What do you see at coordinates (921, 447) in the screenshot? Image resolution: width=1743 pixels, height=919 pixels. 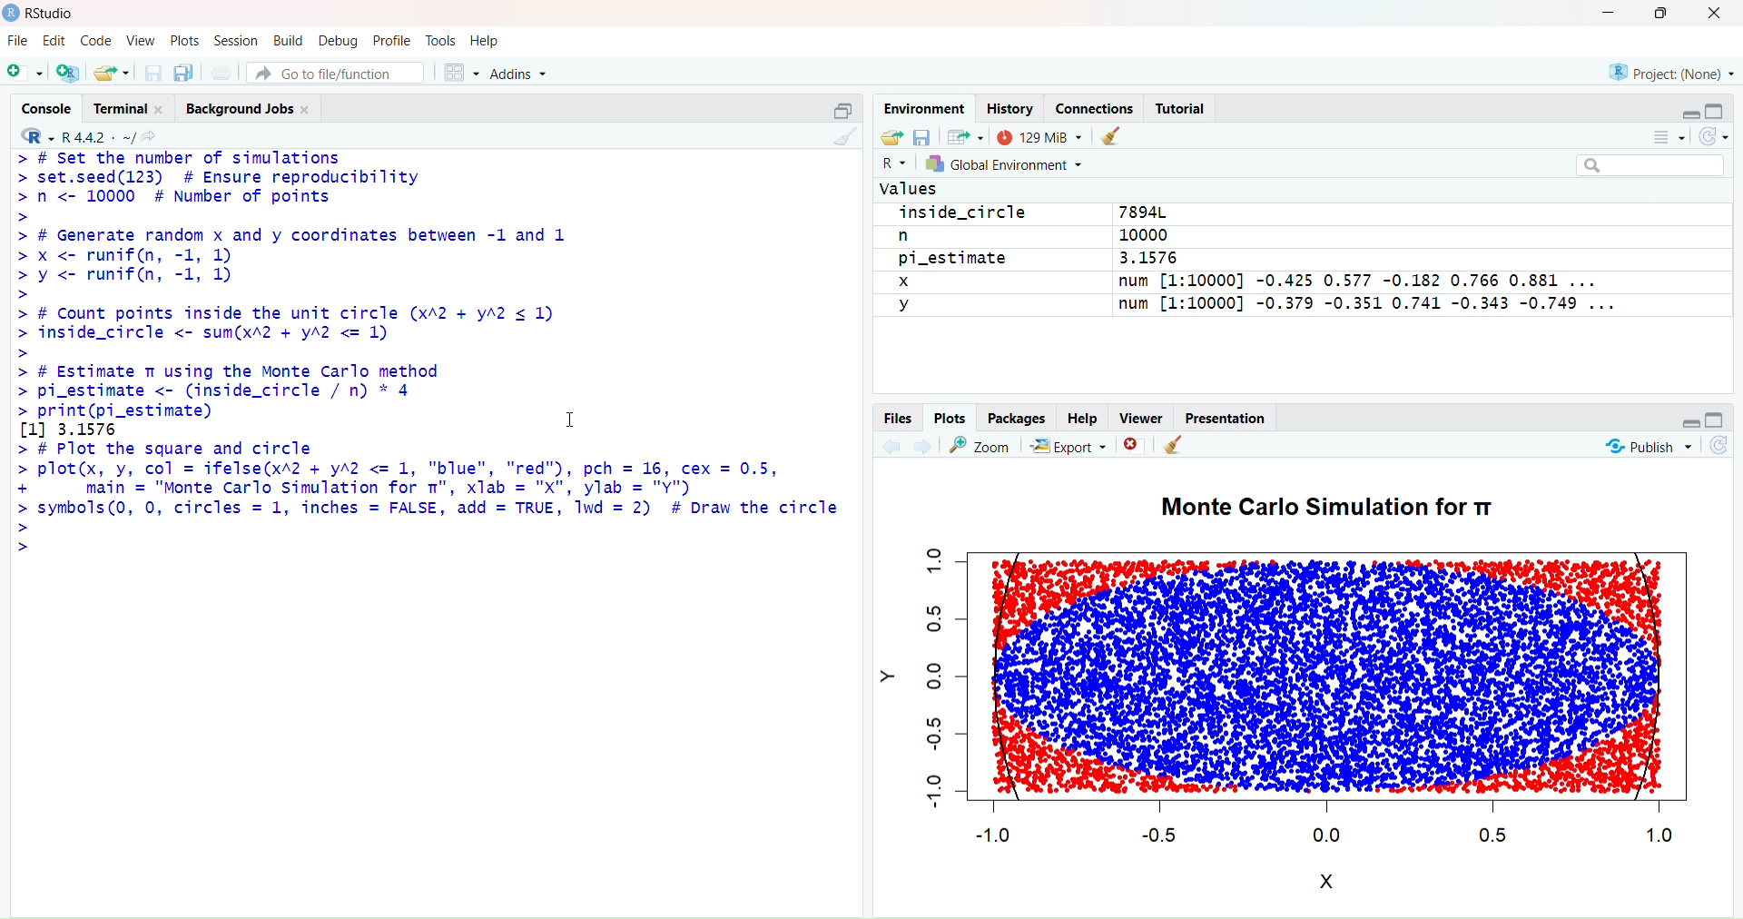 I see `Go forward to the next source location (Ctrl + F10)` at bounding box center [921, 447].